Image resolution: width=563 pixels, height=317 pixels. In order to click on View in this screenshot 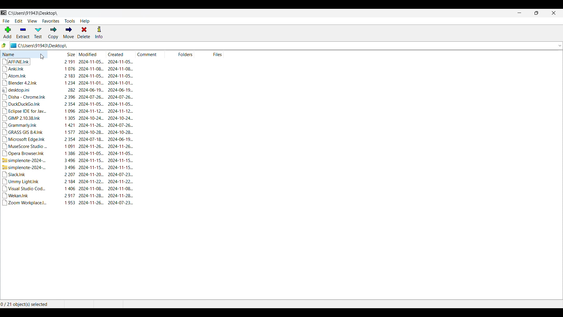, I will do `click(32, 21)`.